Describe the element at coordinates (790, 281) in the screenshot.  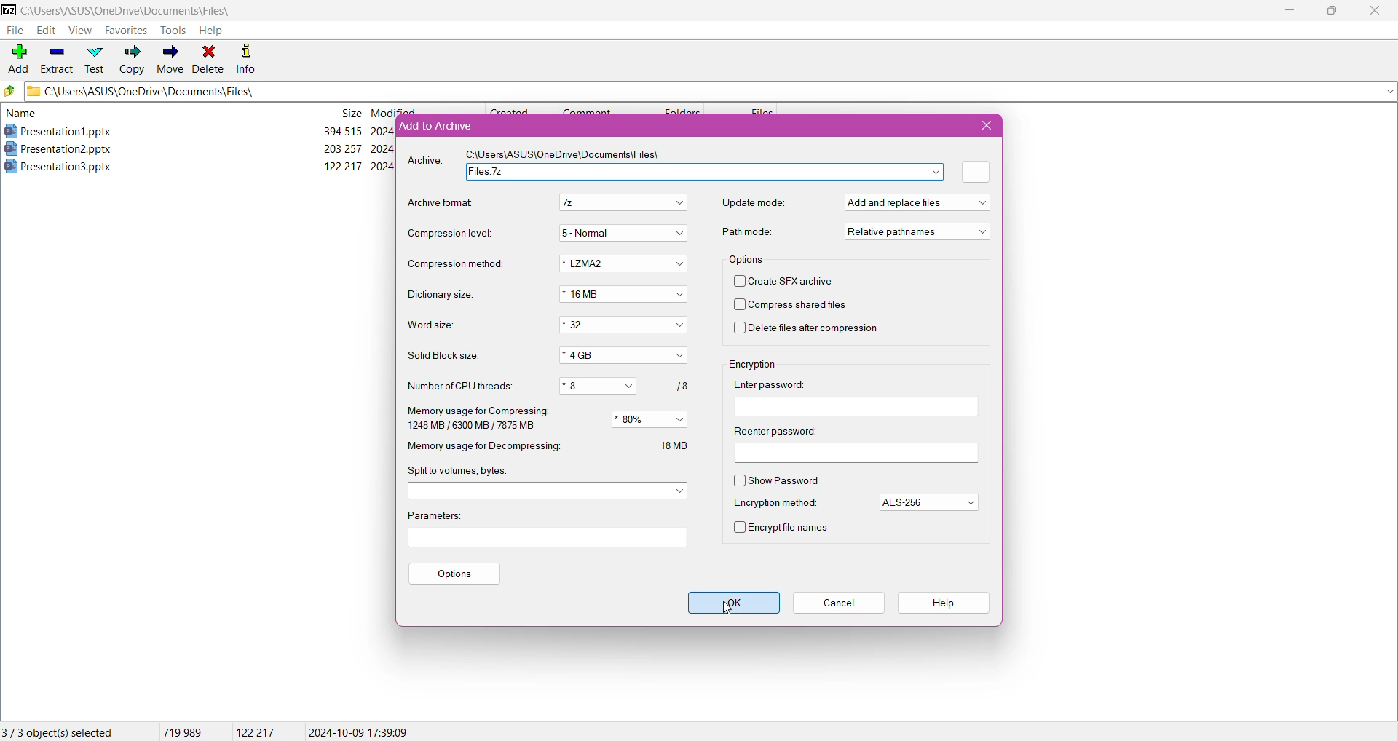
I see `Create SFX Archive` at that location.